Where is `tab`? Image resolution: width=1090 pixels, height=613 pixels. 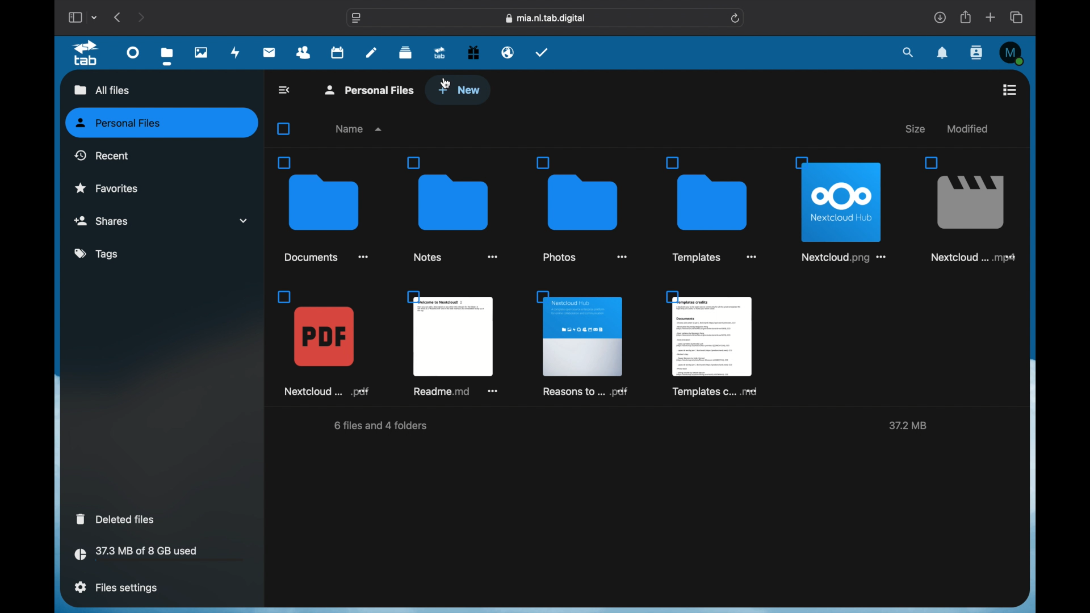
tab is located at coordinates (88, 53).